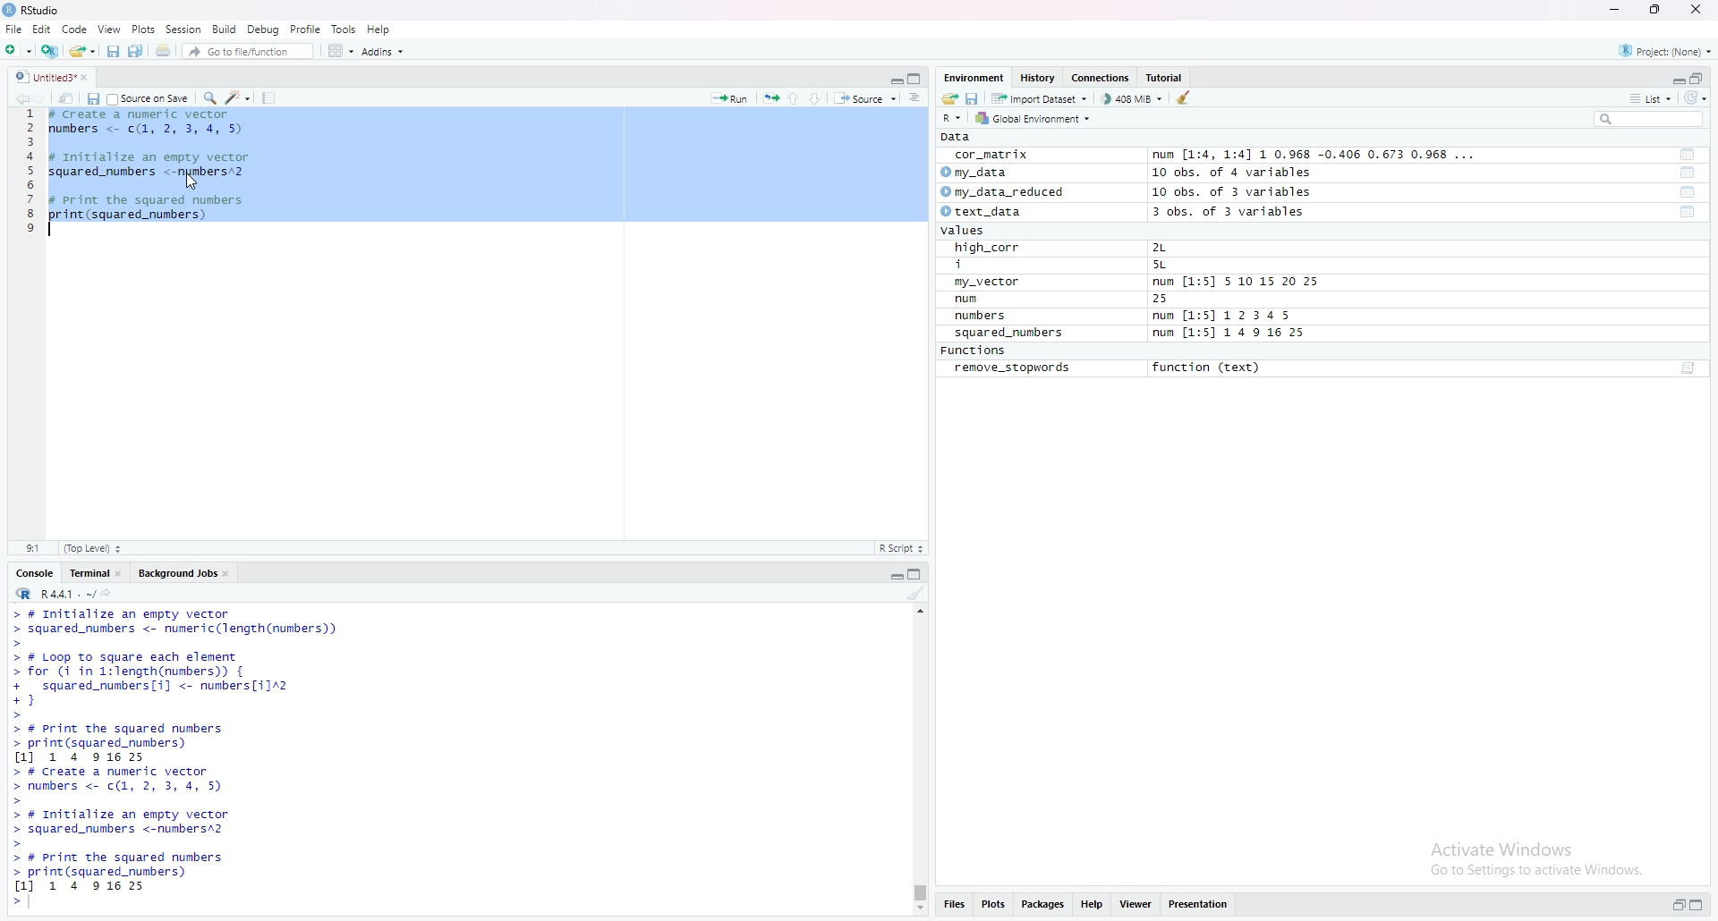 The width and height of the screenshot is (1718, 921). What do you see at coordinates (41, 29) in the screenshot?
I see `Edit` at bounding box center [41, 29].